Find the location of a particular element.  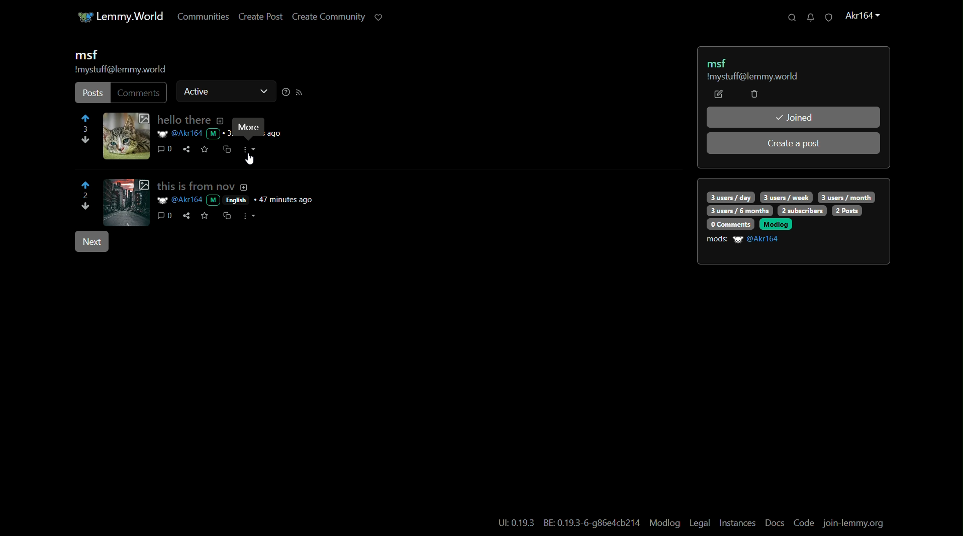

downvote is located at coordinates (84, 142).